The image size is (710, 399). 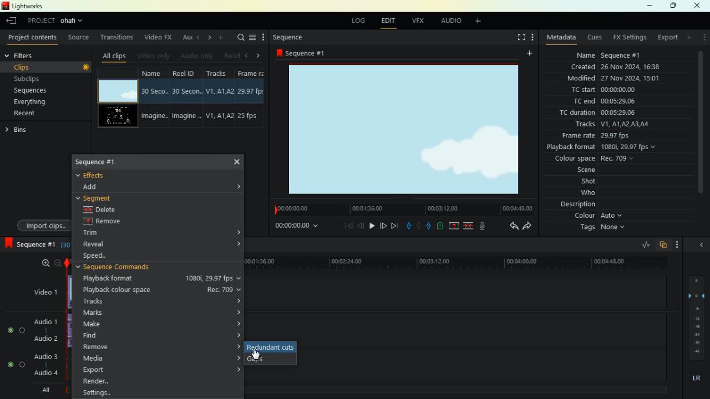 What do you see at coordinates (459, 262) in the screenshot?
I see `timeline` at bounding box center [459, 262].